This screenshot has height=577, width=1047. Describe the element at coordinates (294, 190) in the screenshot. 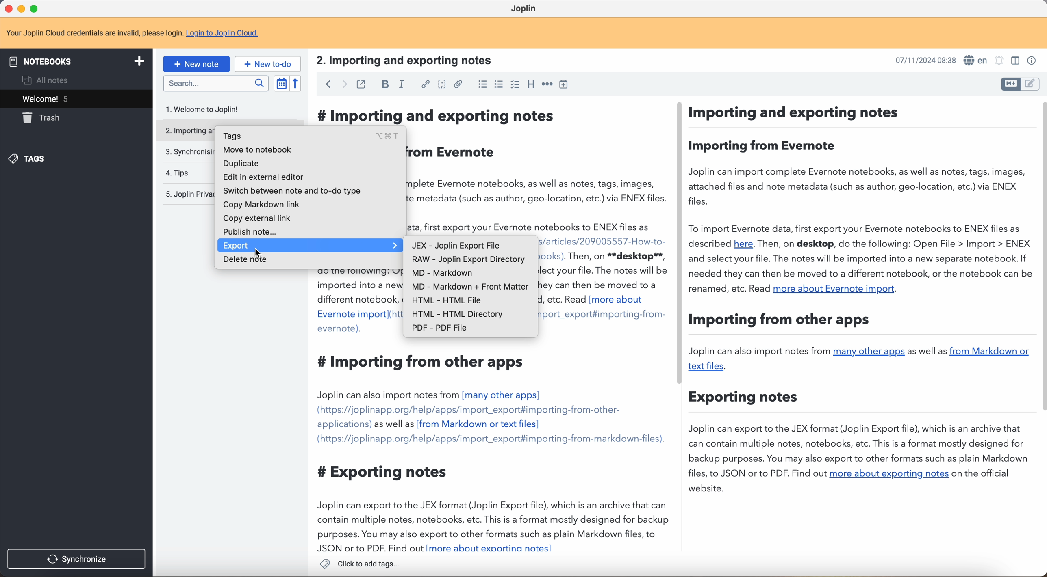

I see `switch between note and to-do type` at that location.